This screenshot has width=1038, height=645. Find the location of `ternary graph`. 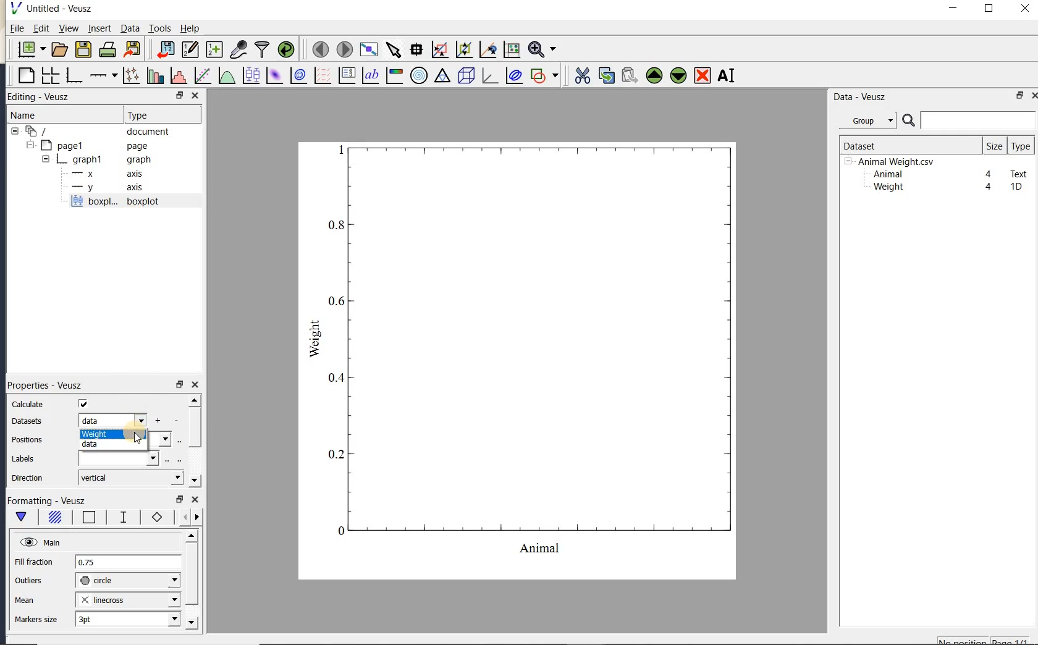

ternary graph is located at coordinates (442, 77).